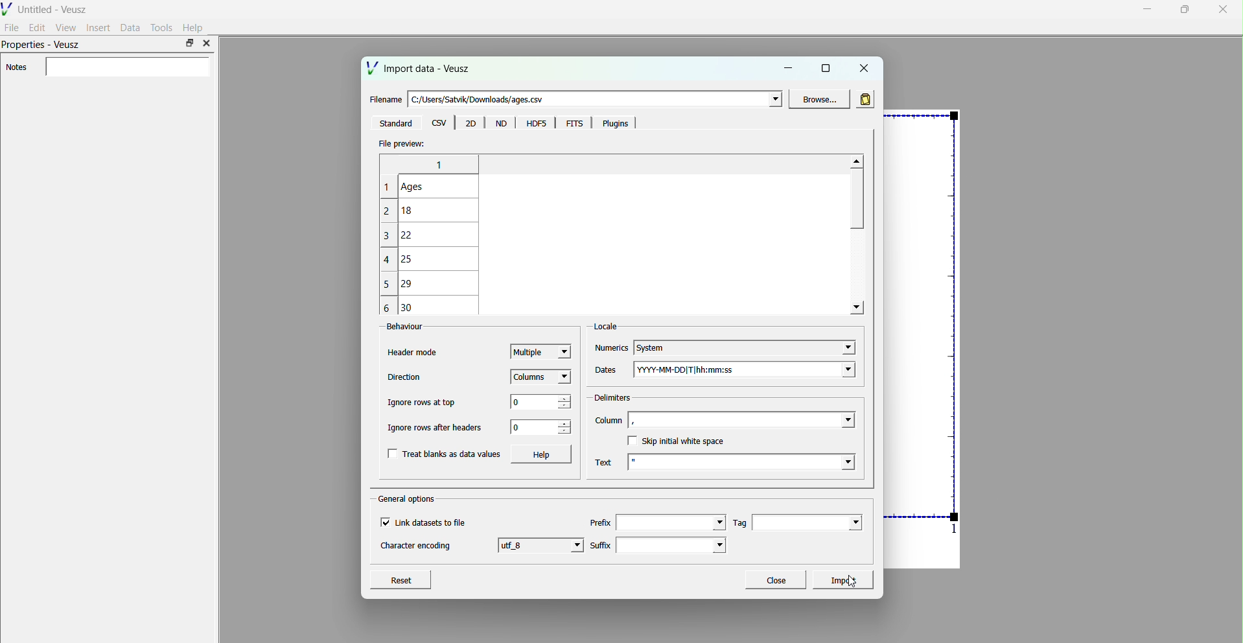 This screenshot has width=1243, height=643. What do you see at coordinates (194, 28) in the screenshot?
I see `Help` at bounding box center [194, 28].